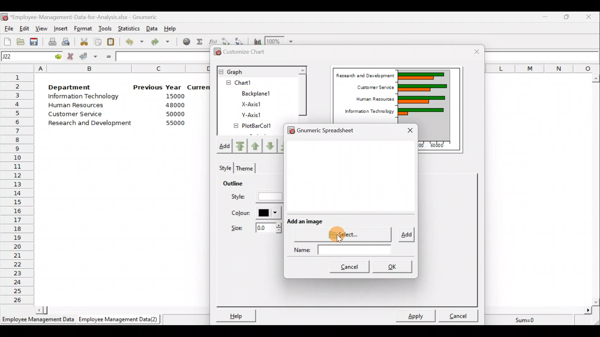 This screenshot has height=337, width=600. I want to click on Add, so click(406, 235).